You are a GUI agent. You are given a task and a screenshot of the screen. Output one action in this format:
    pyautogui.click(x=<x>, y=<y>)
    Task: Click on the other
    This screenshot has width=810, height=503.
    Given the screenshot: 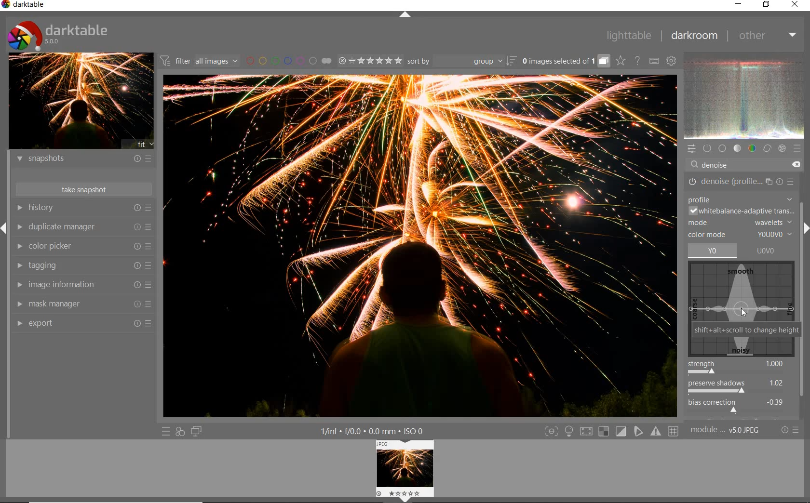 What is the action you would take?
    pyautogui.click(x=768, y=36)
    